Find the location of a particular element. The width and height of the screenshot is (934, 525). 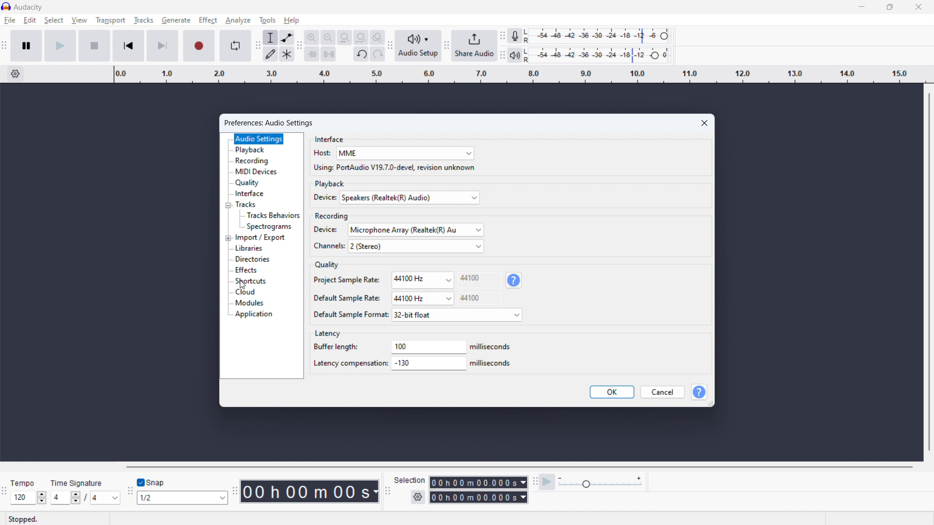

playback is located at coordinates (331, 183).